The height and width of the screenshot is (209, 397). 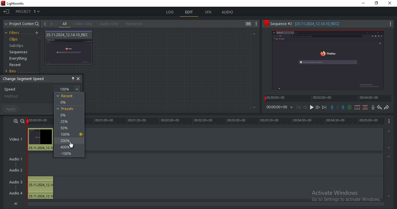 I want to click on recent, so click(x=16, y=65).